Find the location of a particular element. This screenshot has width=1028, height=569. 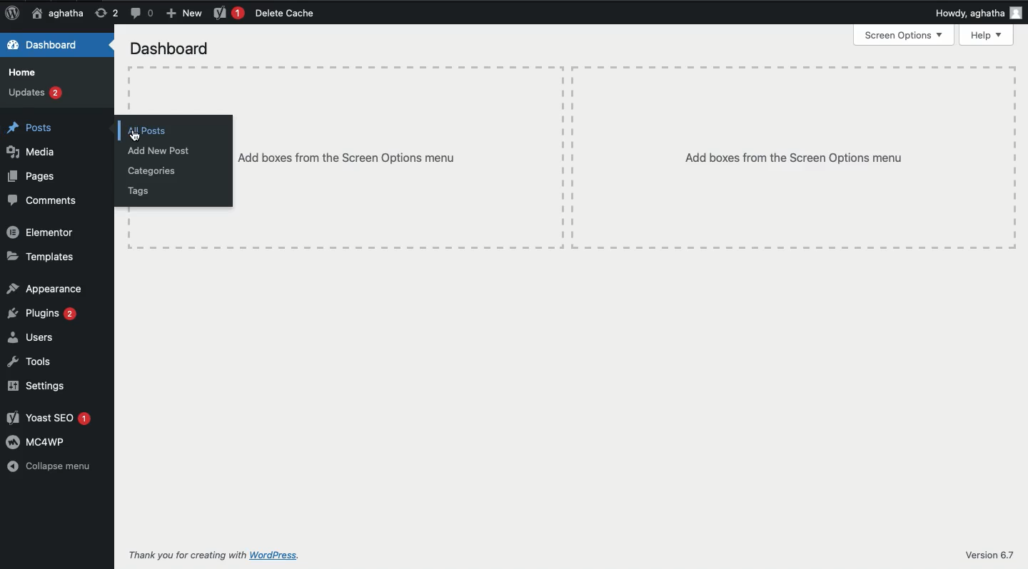

Categories is located at coordinates (154, 170).